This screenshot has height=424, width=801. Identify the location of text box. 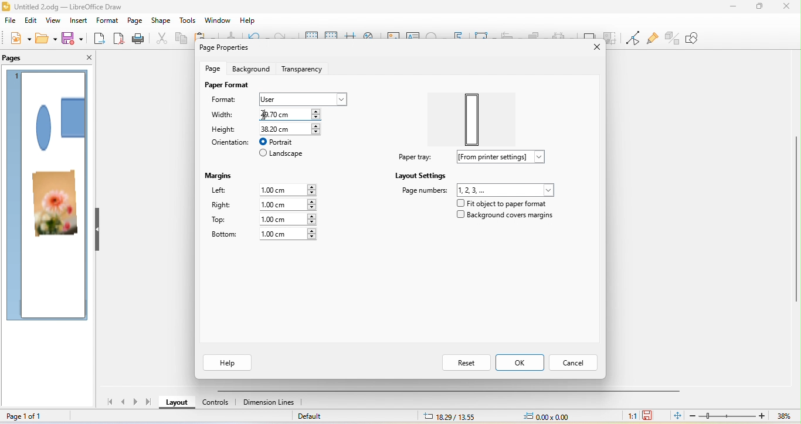
(415, 37).